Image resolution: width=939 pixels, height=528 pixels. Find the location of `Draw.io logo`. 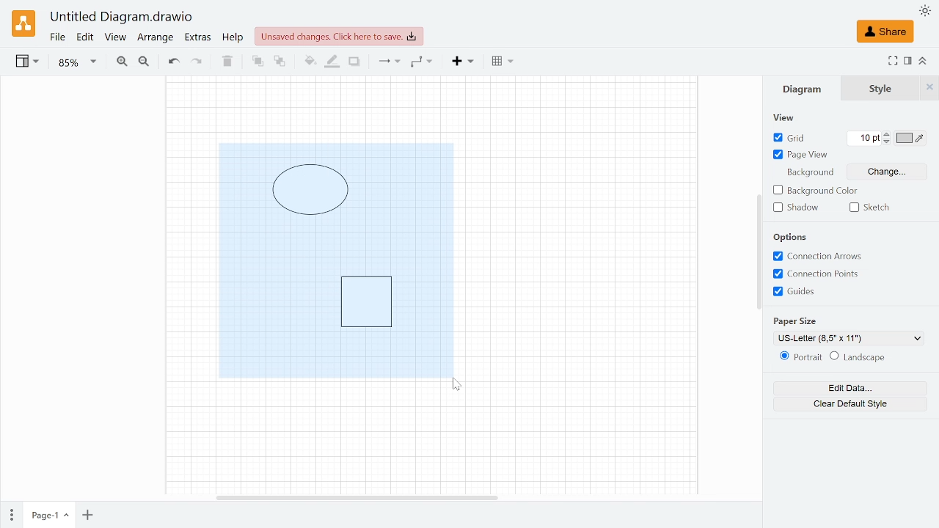

Draw.io logo is located at coordinates (23, 23).